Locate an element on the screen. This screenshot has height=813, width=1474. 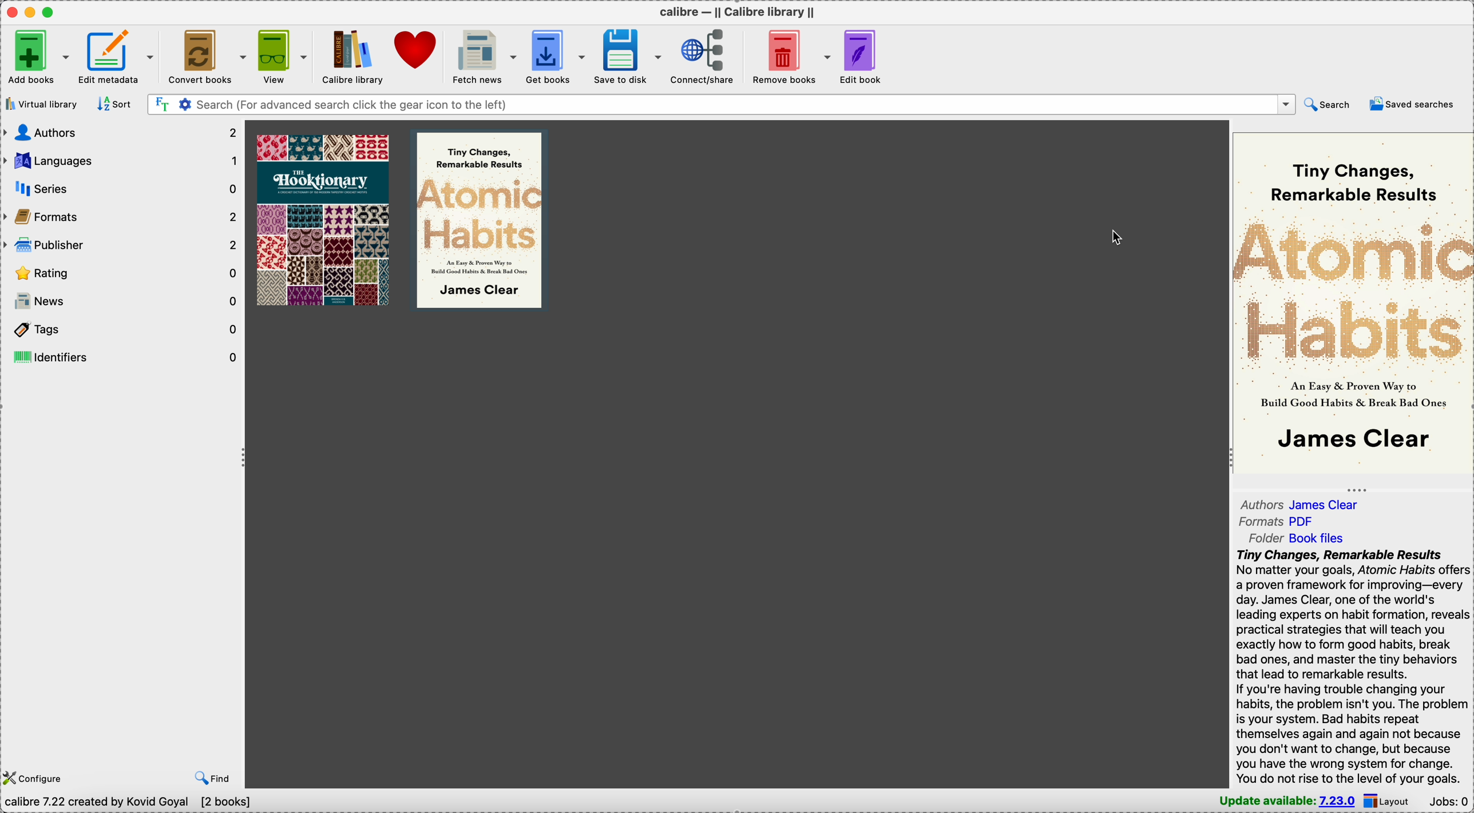
series is located at coordinates (122, 188).